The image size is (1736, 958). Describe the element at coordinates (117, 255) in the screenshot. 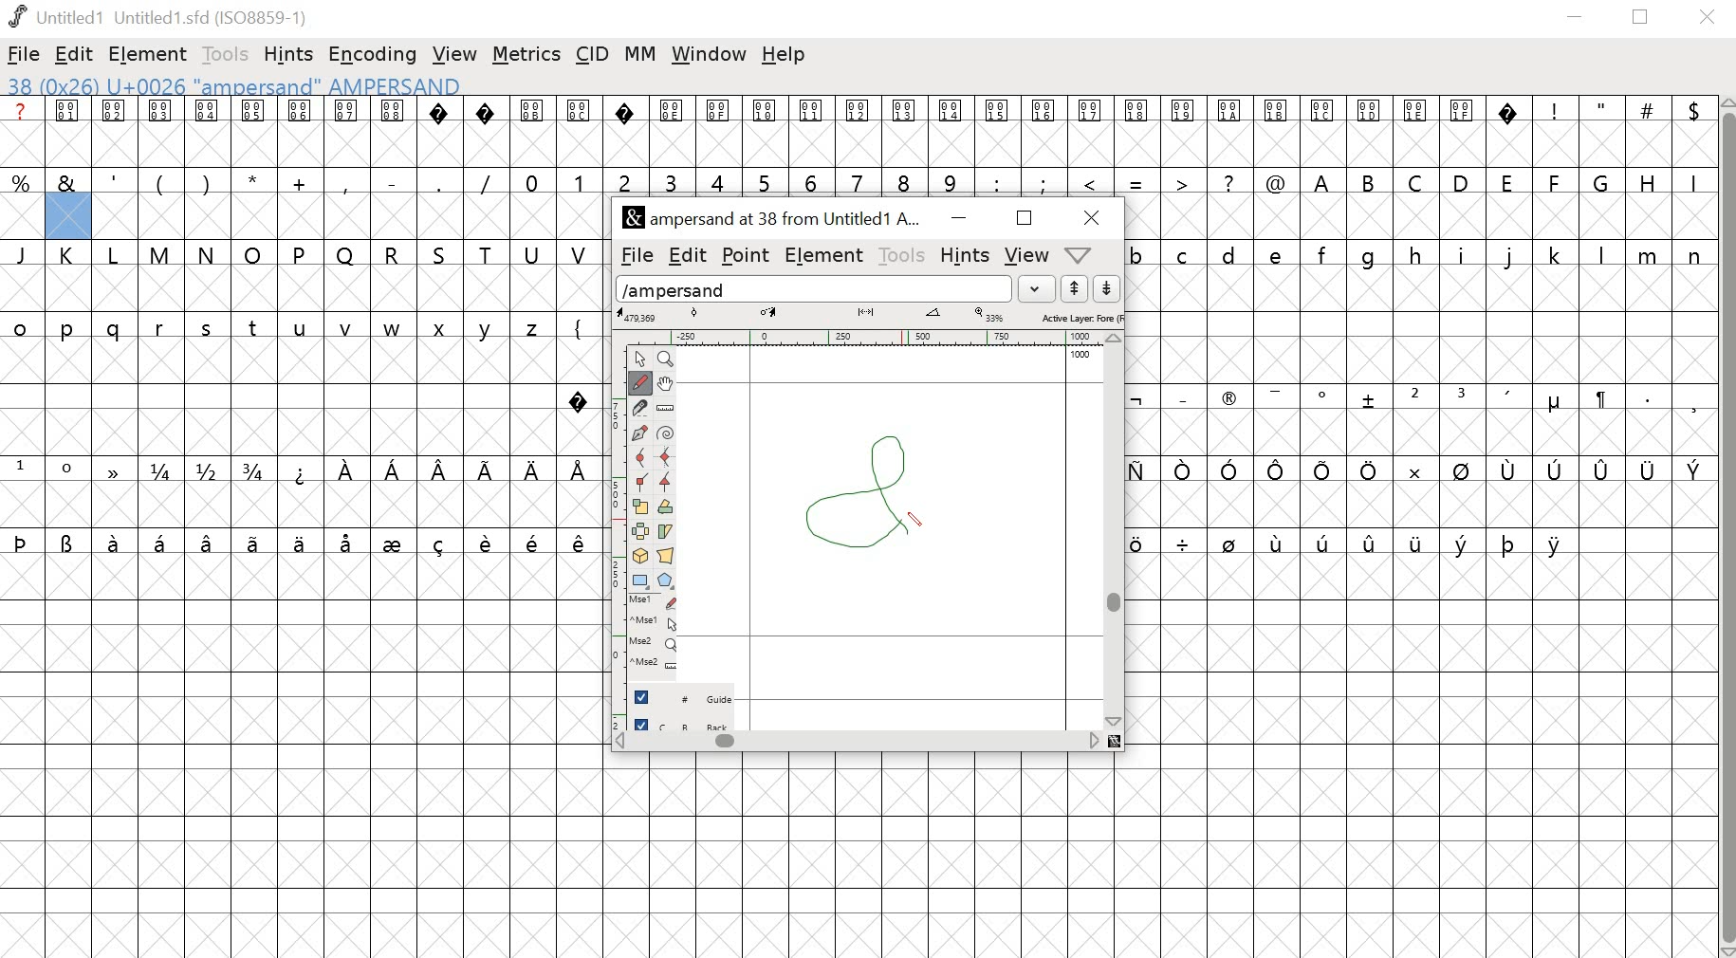

I see `L` at that location.